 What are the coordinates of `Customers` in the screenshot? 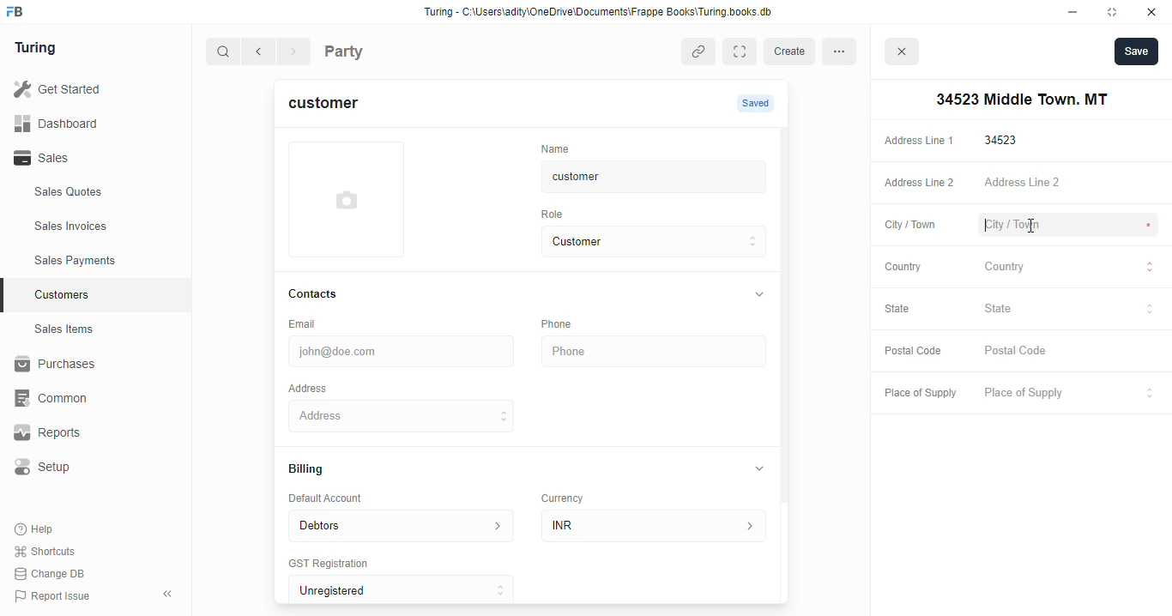 It's located at (106, 293).